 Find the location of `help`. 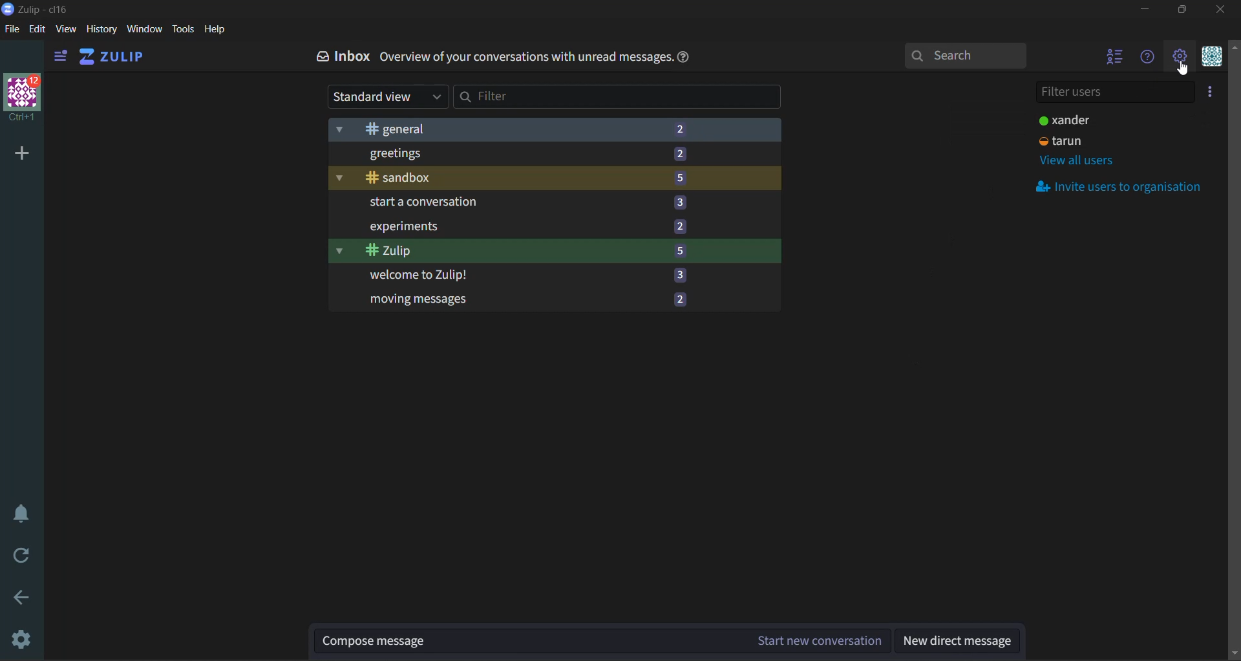

help is located at coordinates (219, 30).